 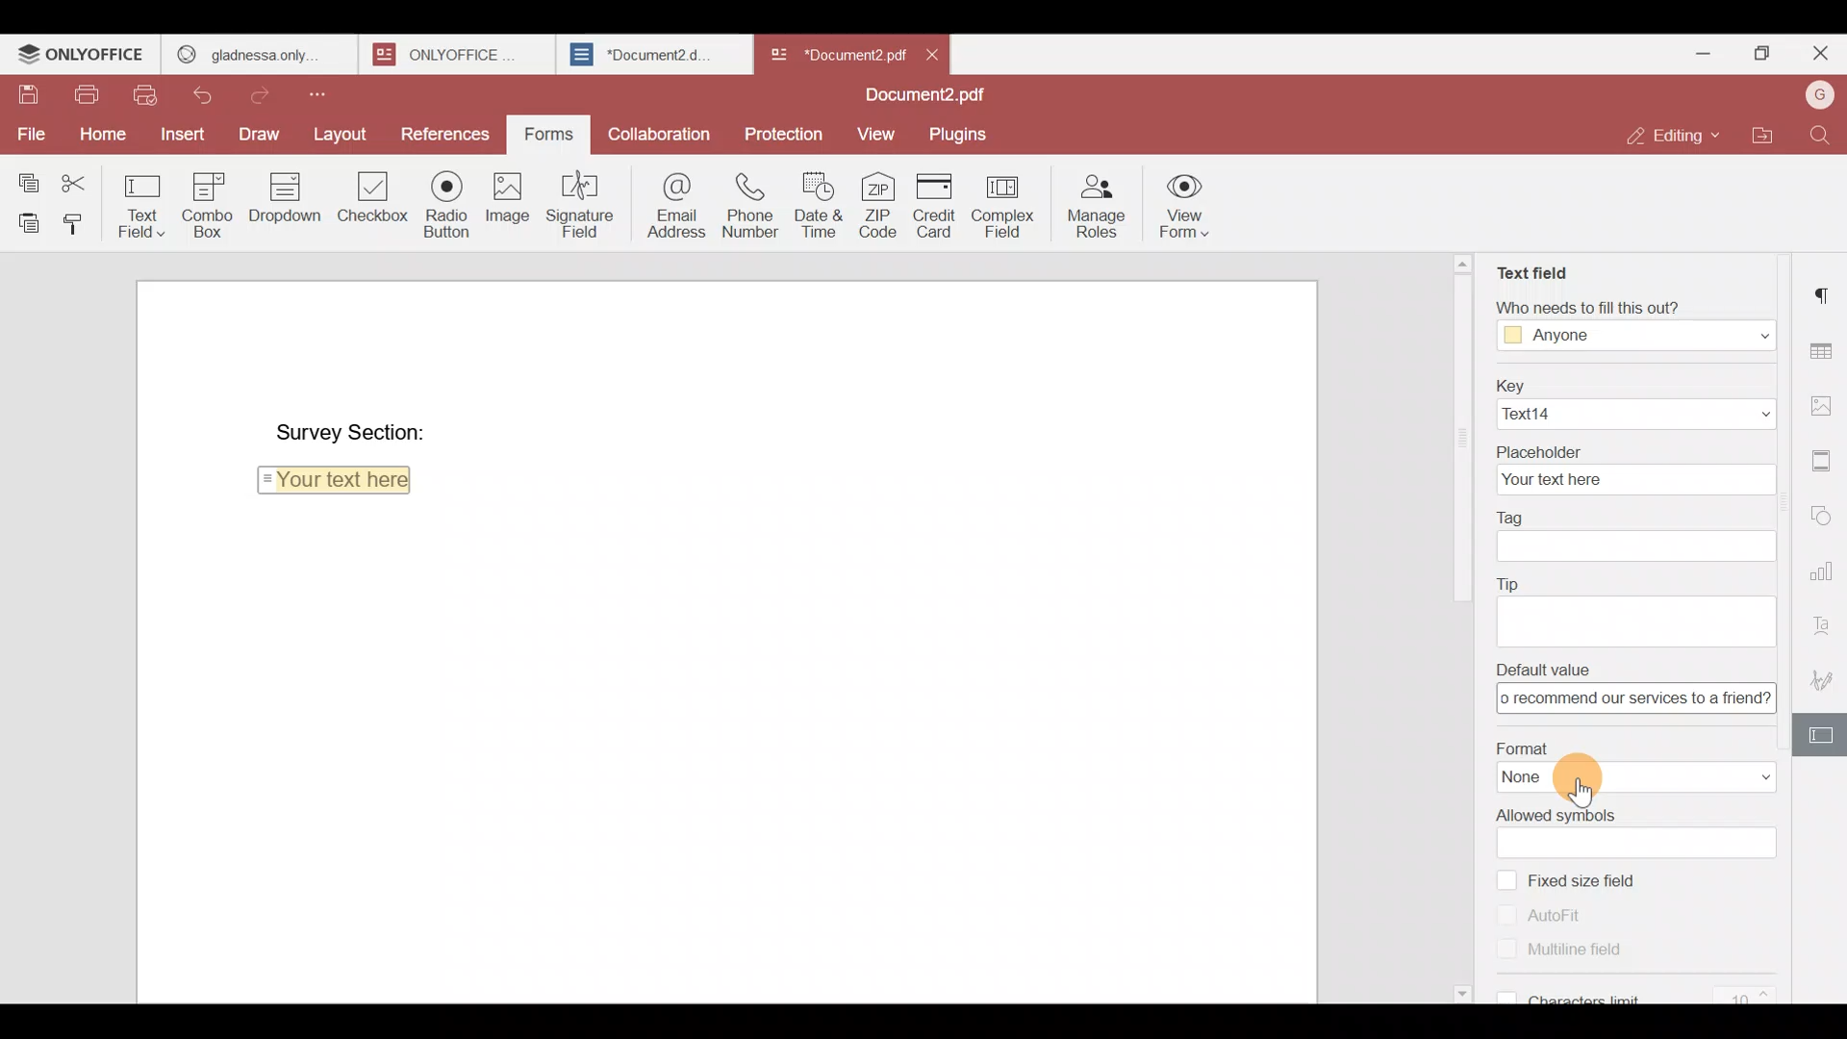 I want to click on Editing mode, so click(x=1676, y=130).